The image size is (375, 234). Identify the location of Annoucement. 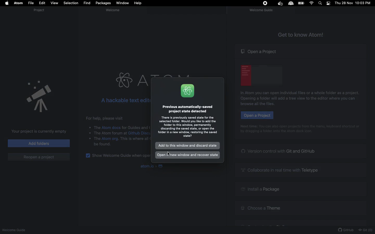
(34, 95).